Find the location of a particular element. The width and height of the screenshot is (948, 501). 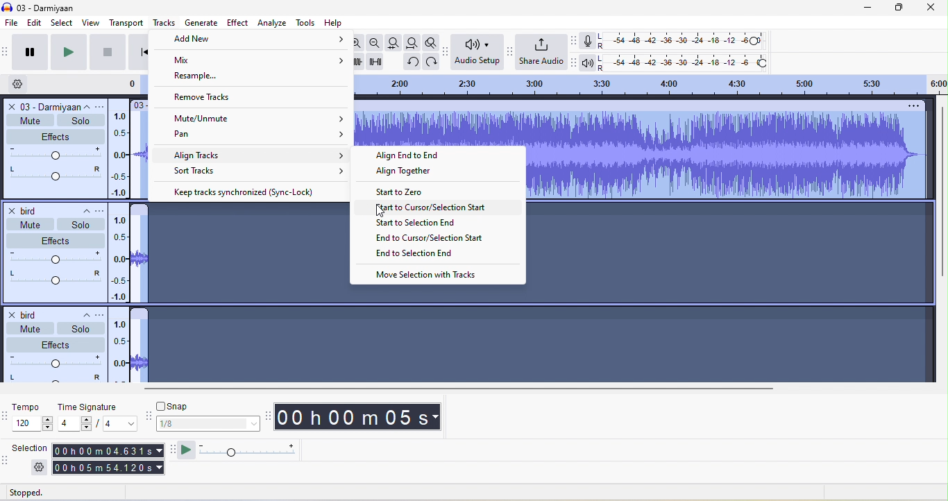

audacity share audio is located at coordinates (510, 52).